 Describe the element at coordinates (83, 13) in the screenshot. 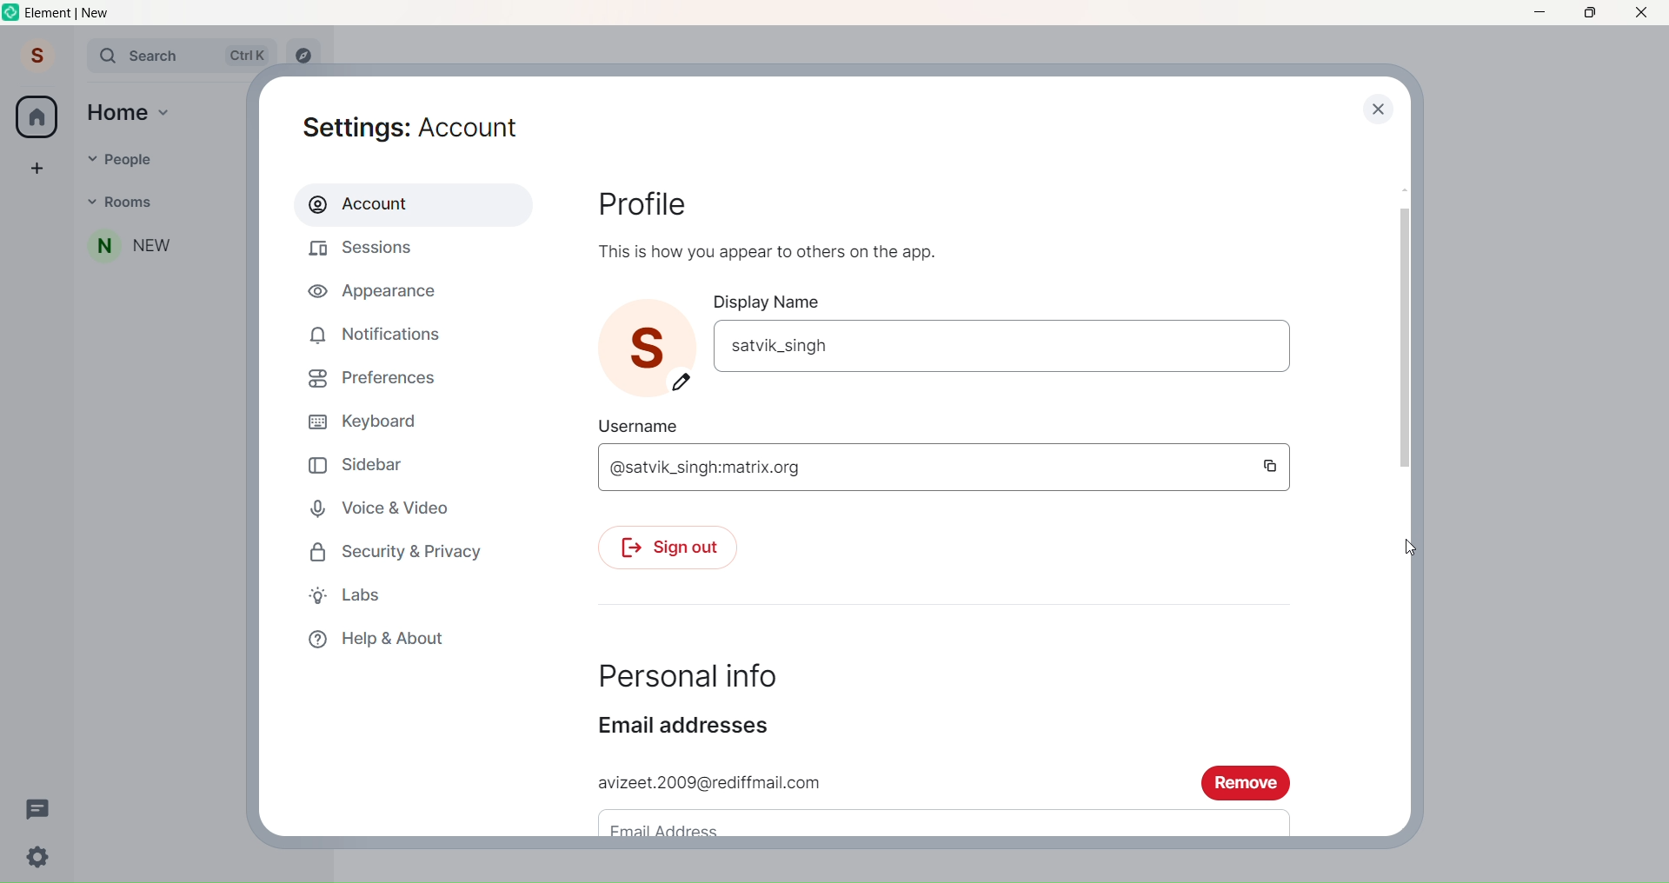

I see `Title ` at that location.